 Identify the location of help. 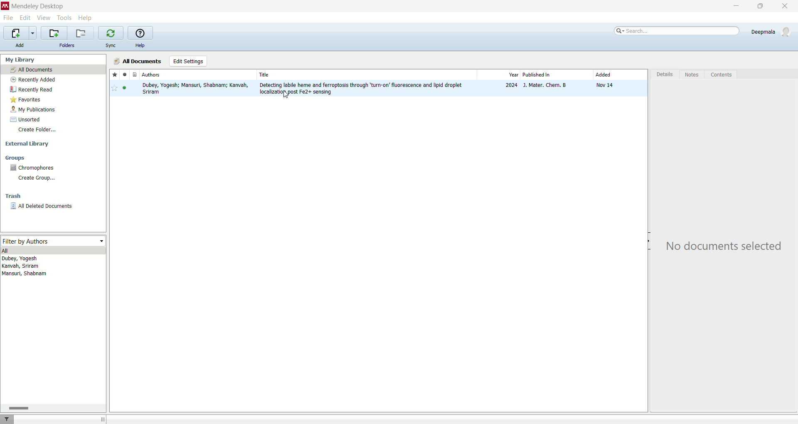
(141, 46).